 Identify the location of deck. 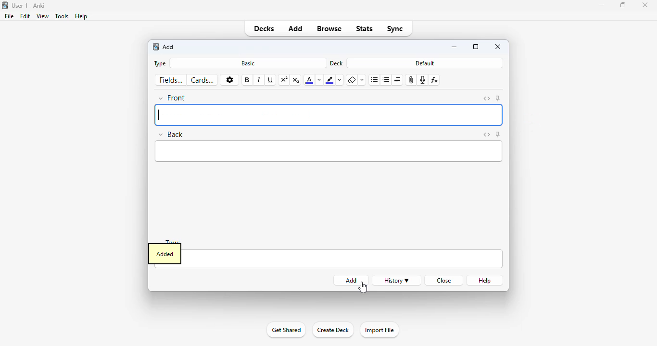
(337, 63).